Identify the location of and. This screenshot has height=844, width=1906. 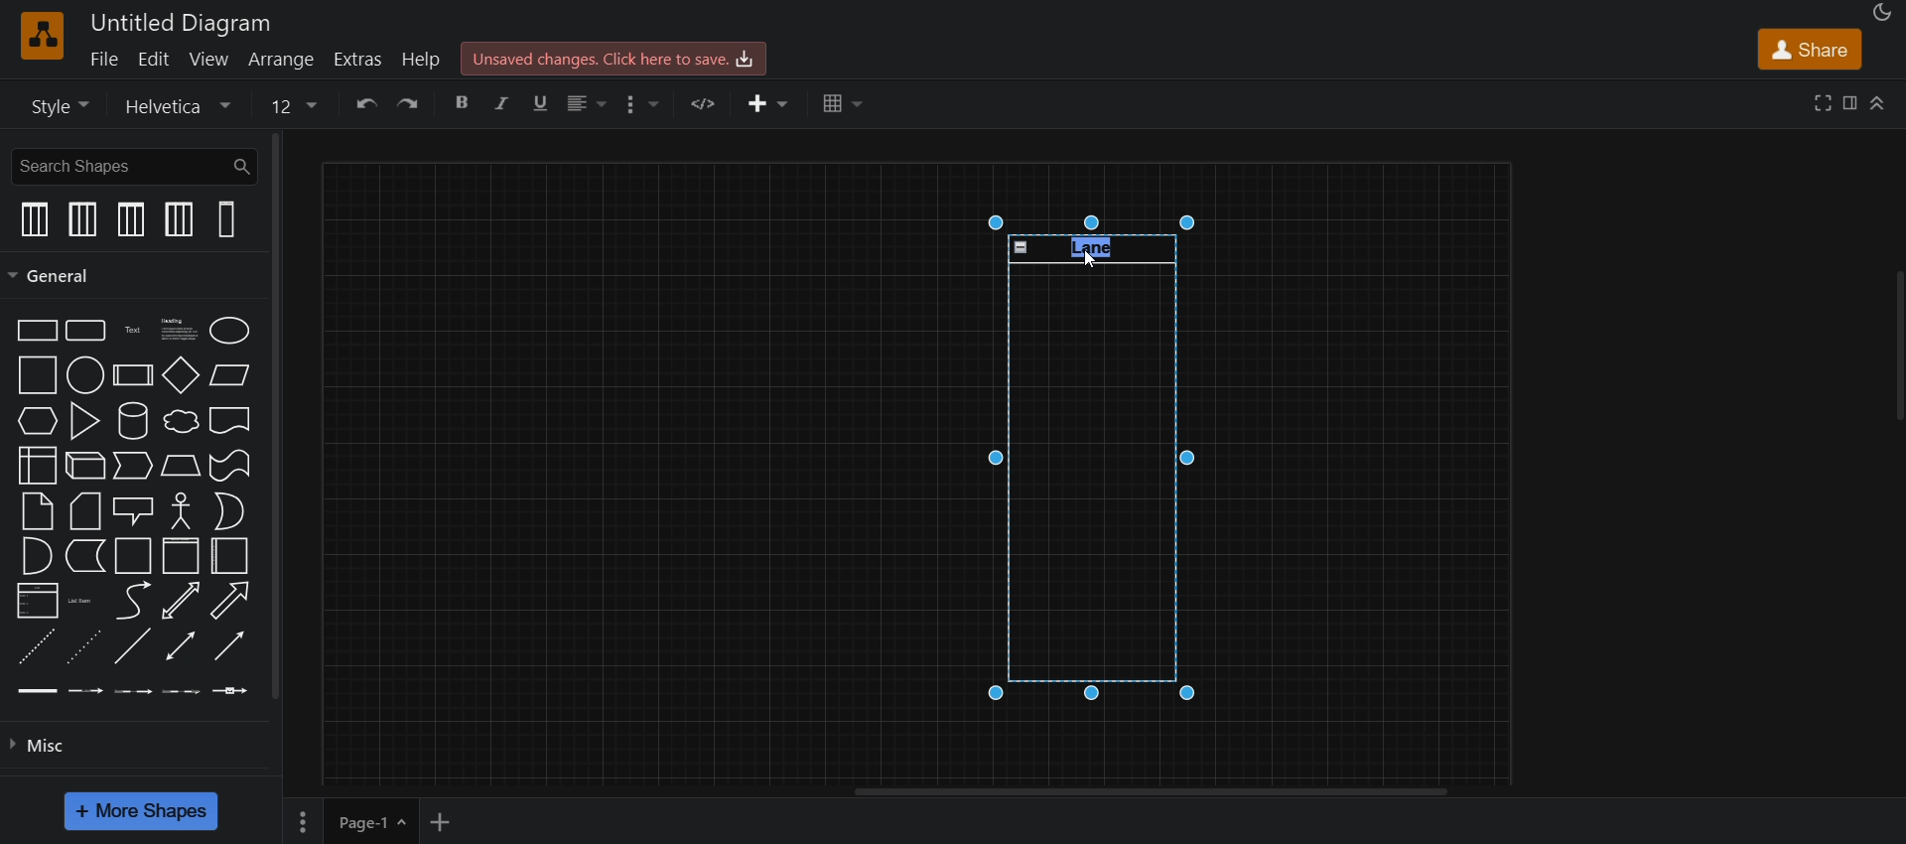
(37, 555).